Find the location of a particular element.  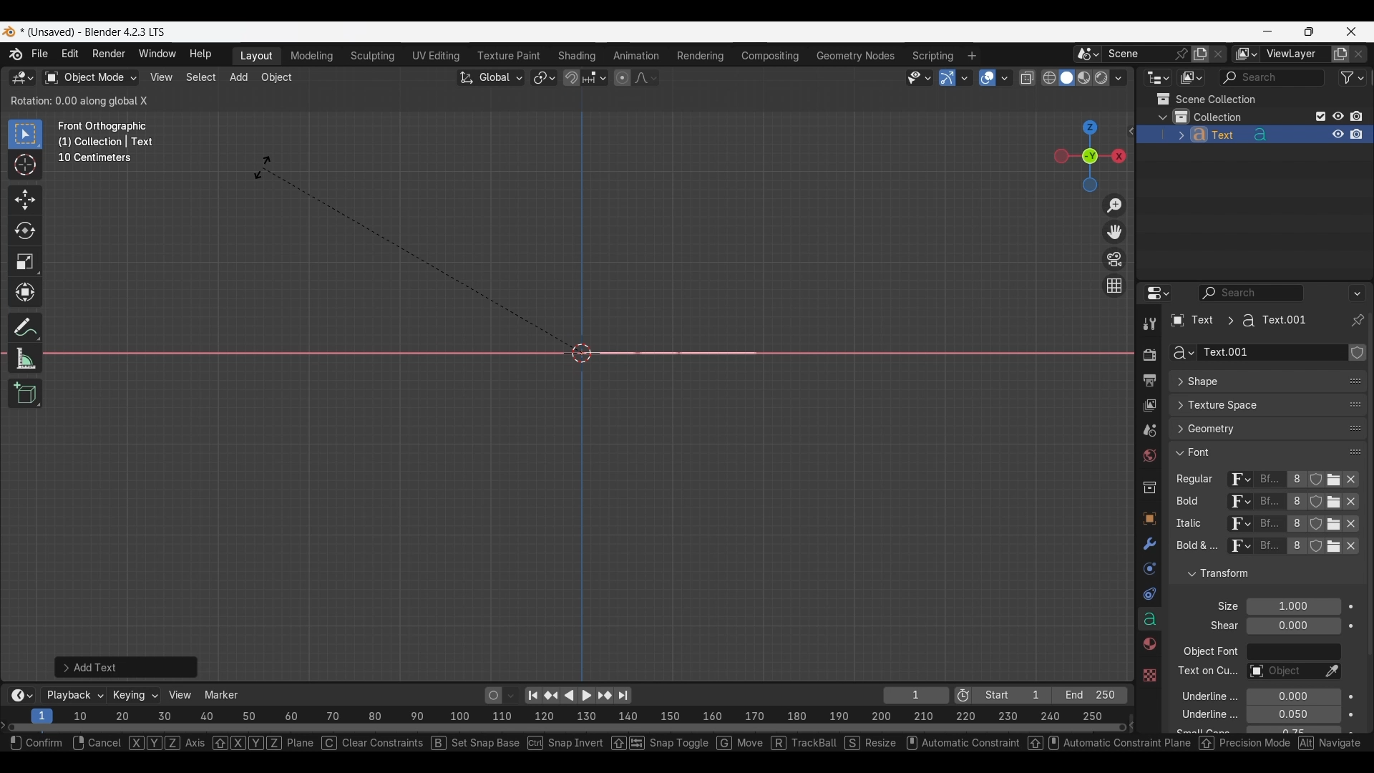

object font is located at coordinates (1209, 653).